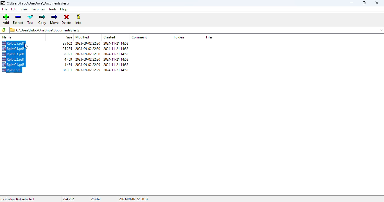 Image resolution: width=384 pixels, height=202 pixels. What do you see at coordinates (14, 9) in the screenshot?
I see `edit` at bounding box center [14, 9].